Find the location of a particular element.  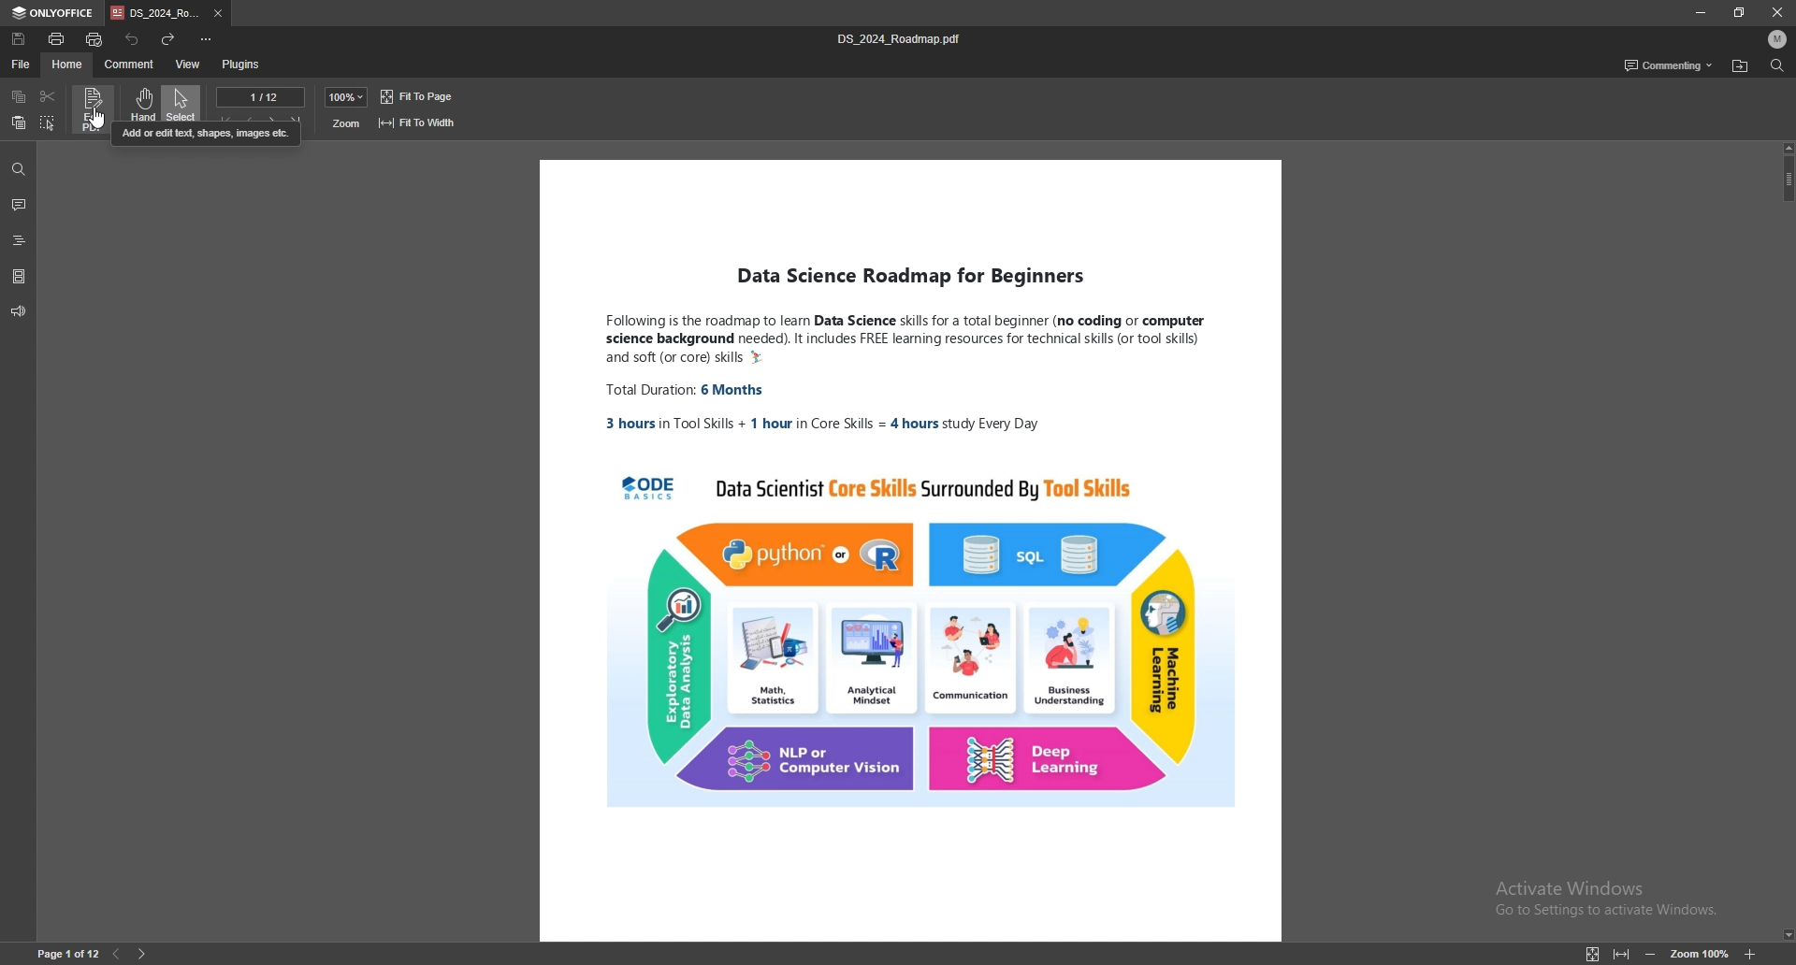

profile is located at coordinates (1778, 39).